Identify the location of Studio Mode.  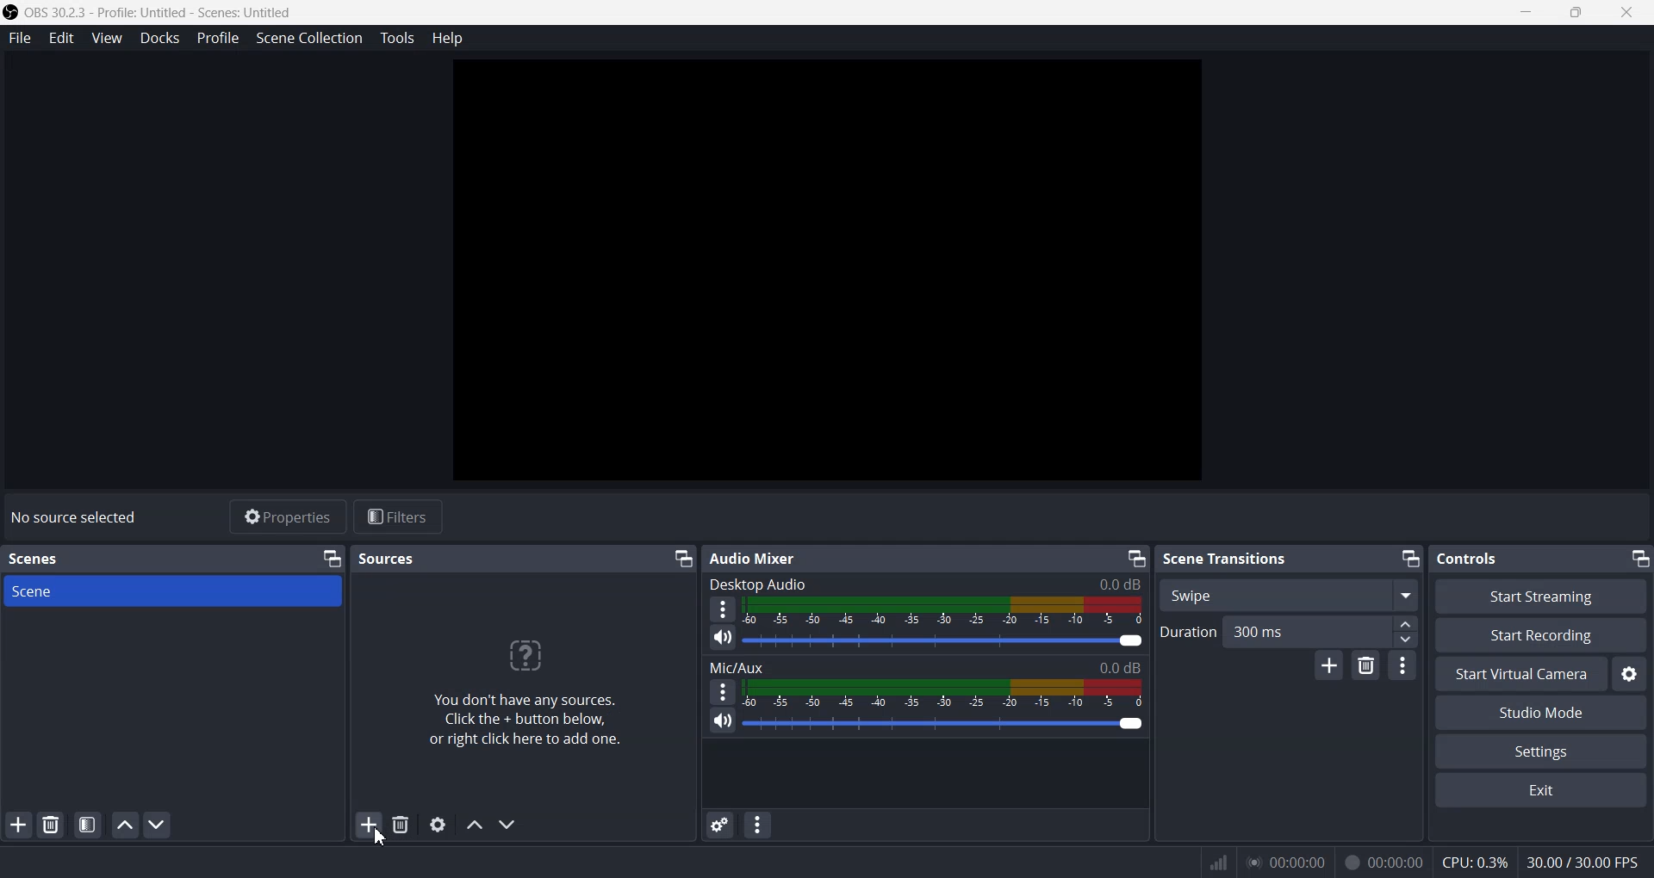
(1540, 714).